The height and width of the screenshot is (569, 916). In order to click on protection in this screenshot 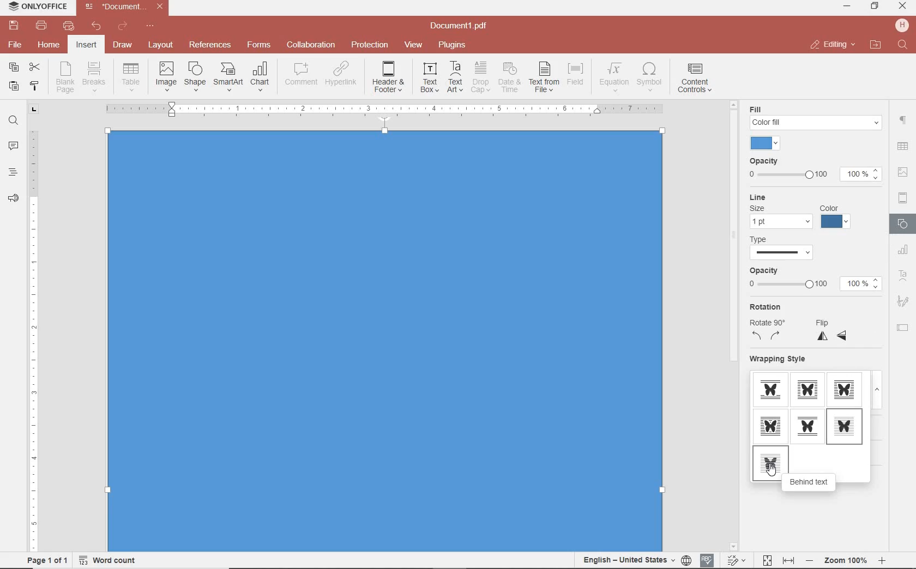, I will do `click(370, 45)`.